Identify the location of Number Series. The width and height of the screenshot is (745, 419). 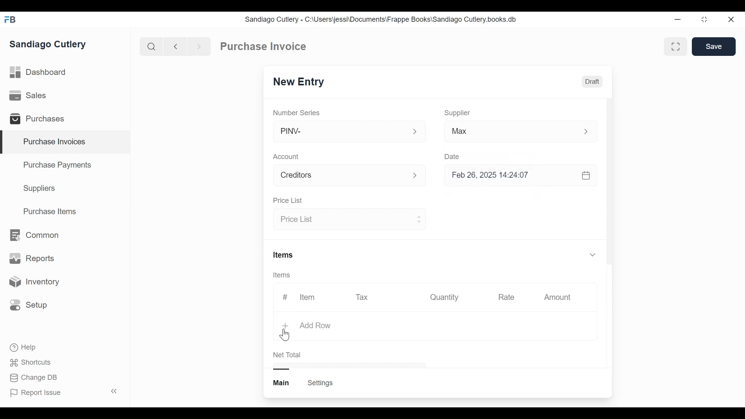
(297, 113).